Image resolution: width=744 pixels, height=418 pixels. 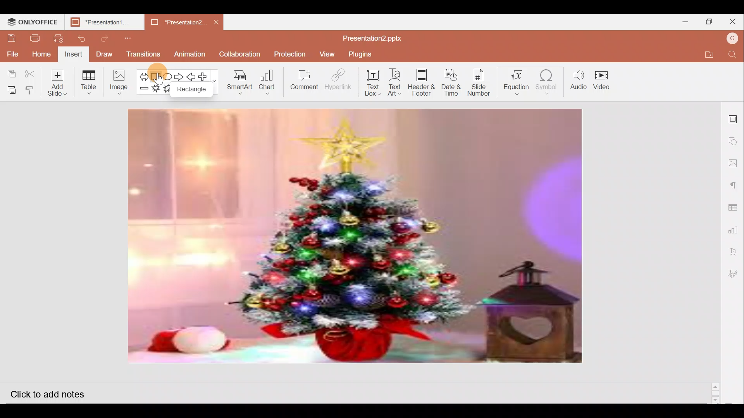 I want to click on File, so click(x=12, y=52).